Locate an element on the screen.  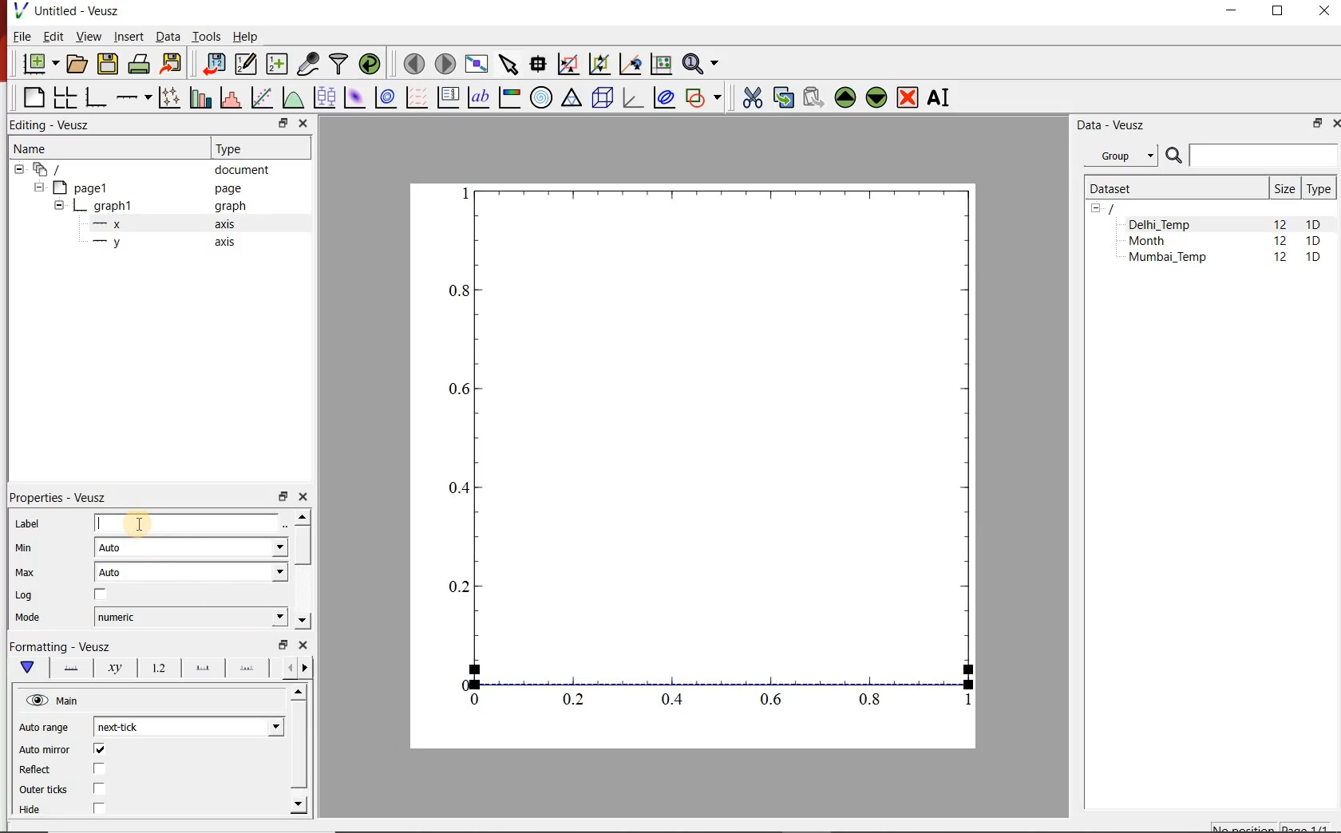
Label is located at coordinates (26, 523).